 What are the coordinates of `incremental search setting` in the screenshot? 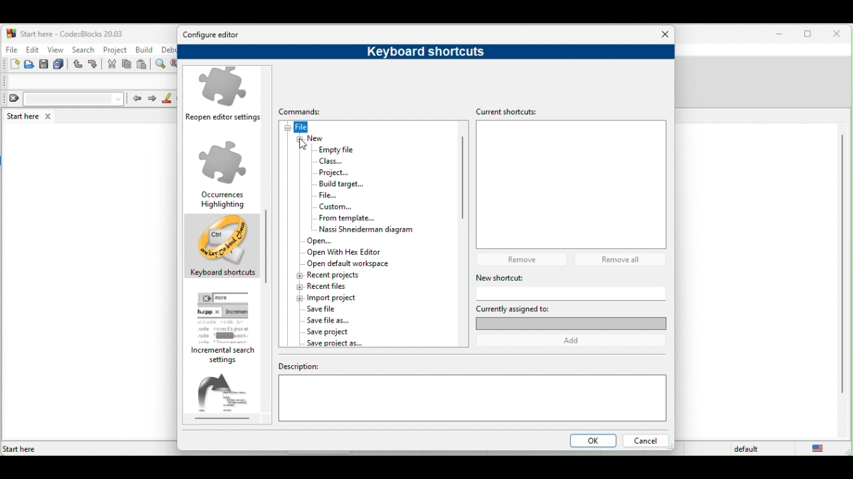 It's located at (227, 328).